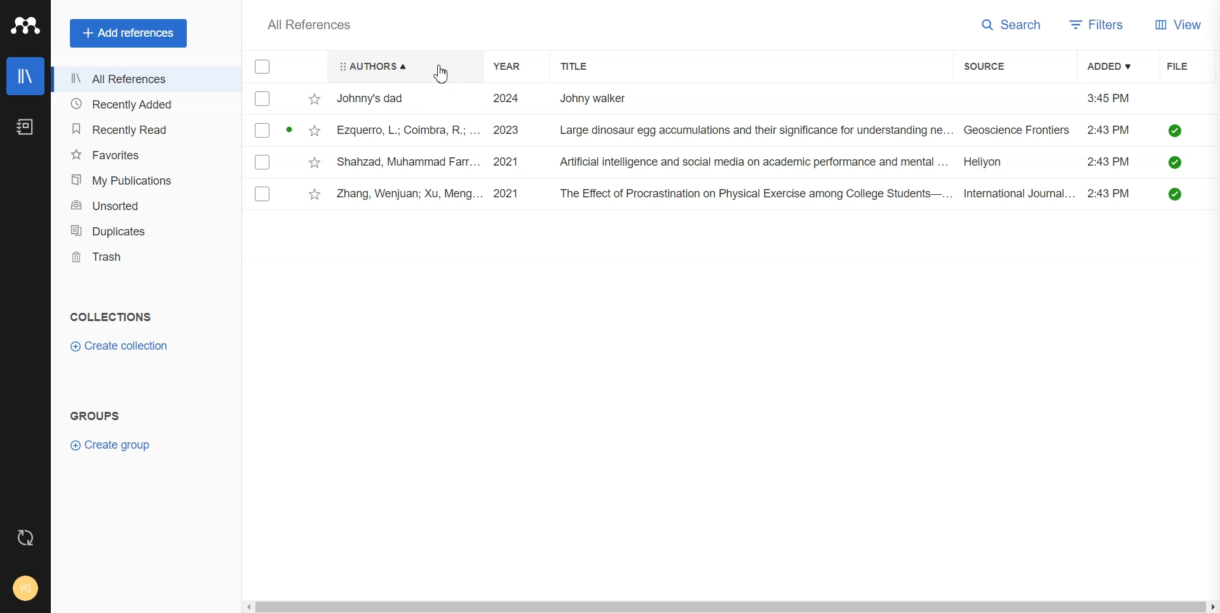 This screenshot has width=1220, height=613. What do you see at coordinates (128, 32) in the screenshot?
I see `Add Preferences` at bounding box center [128, 32].